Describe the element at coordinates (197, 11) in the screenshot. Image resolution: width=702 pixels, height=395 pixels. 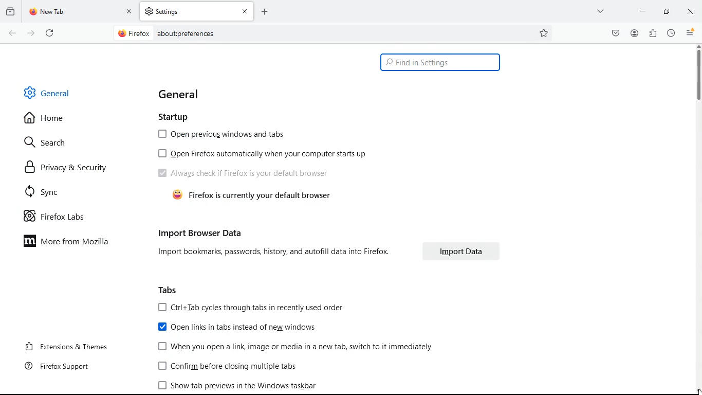
I see `tab` at that location.